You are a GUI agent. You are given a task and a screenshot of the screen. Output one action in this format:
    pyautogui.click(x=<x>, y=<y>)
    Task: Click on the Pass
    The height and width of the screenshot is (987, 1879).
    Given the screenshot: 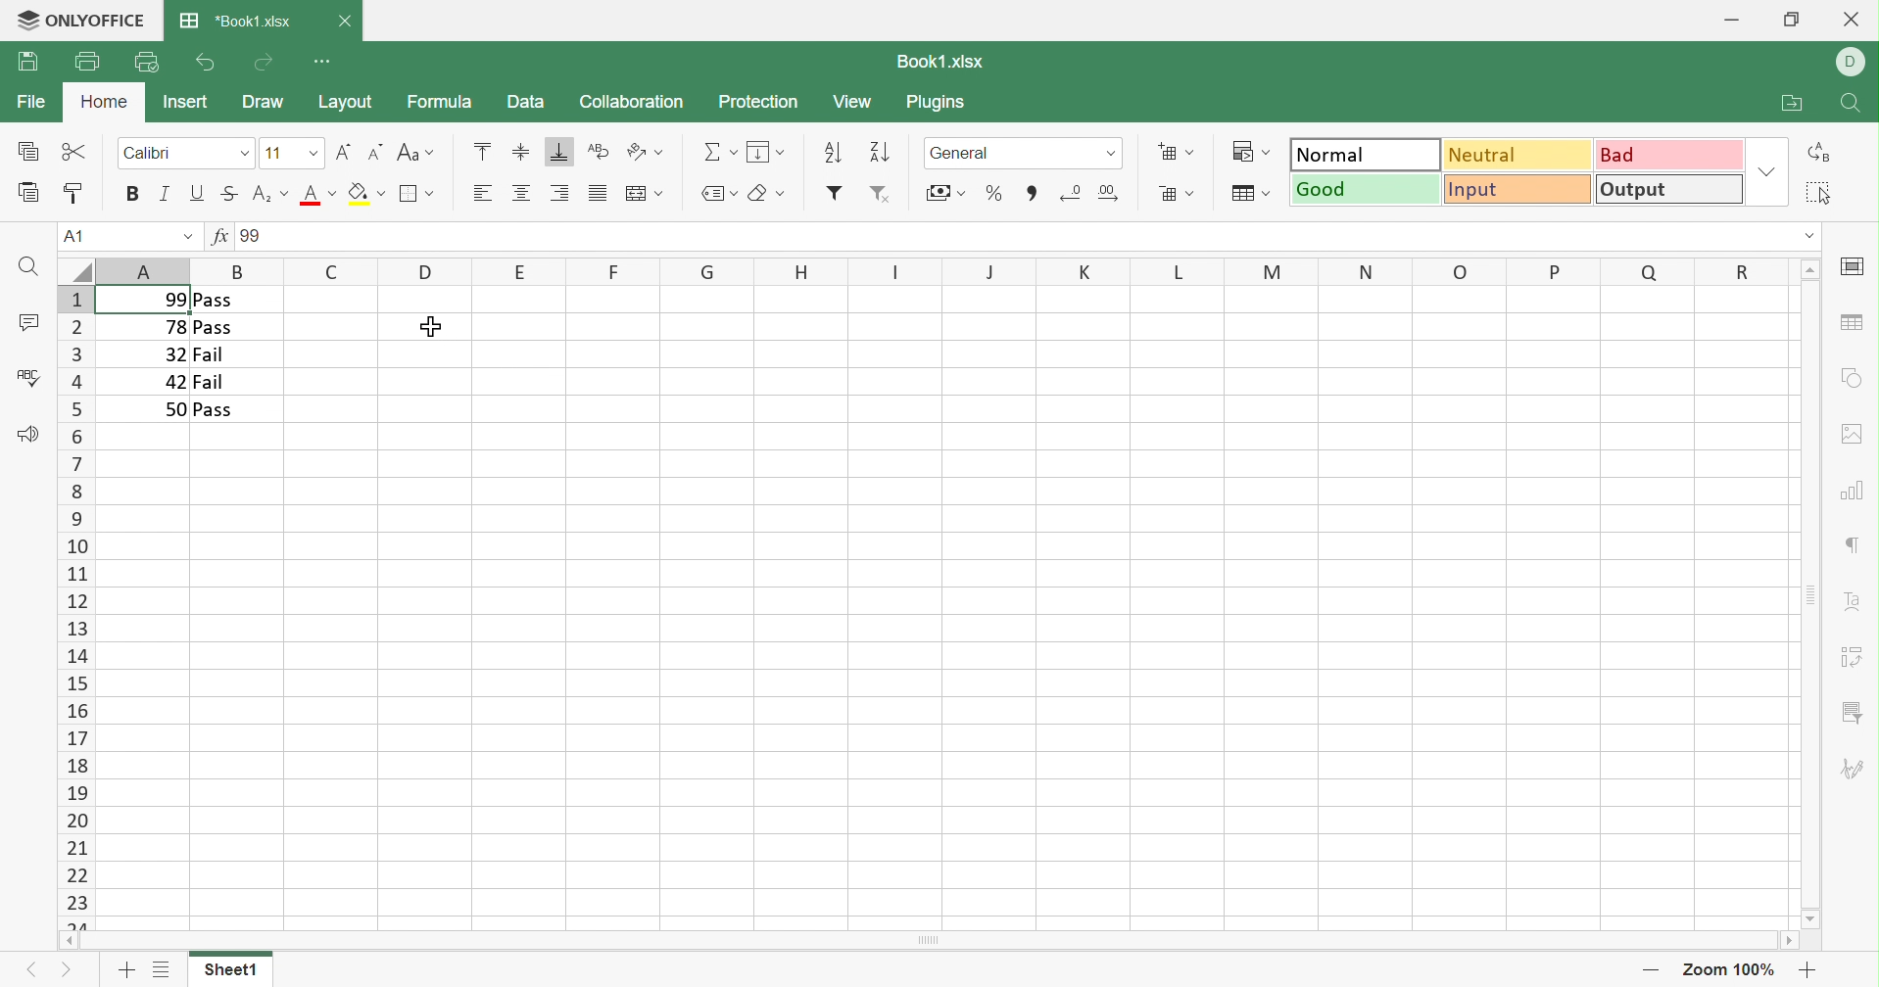 What is the action you would take?
    pyautogui.click(x=213, y=300)
    